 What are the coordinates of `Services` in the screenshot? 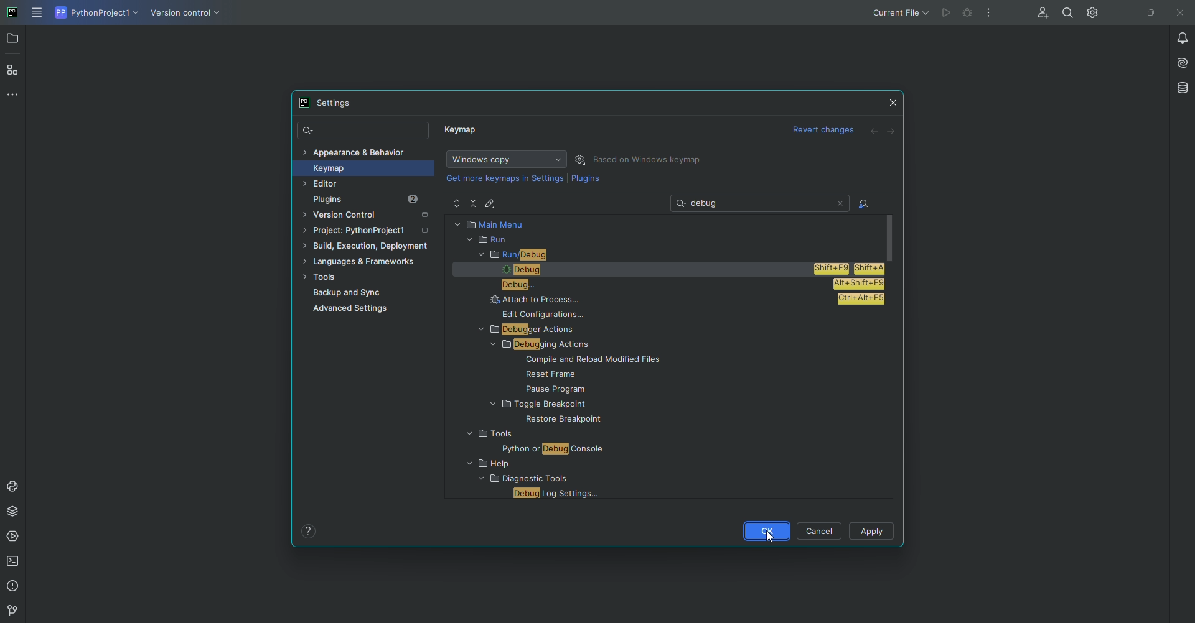 It's located at (14, 537).